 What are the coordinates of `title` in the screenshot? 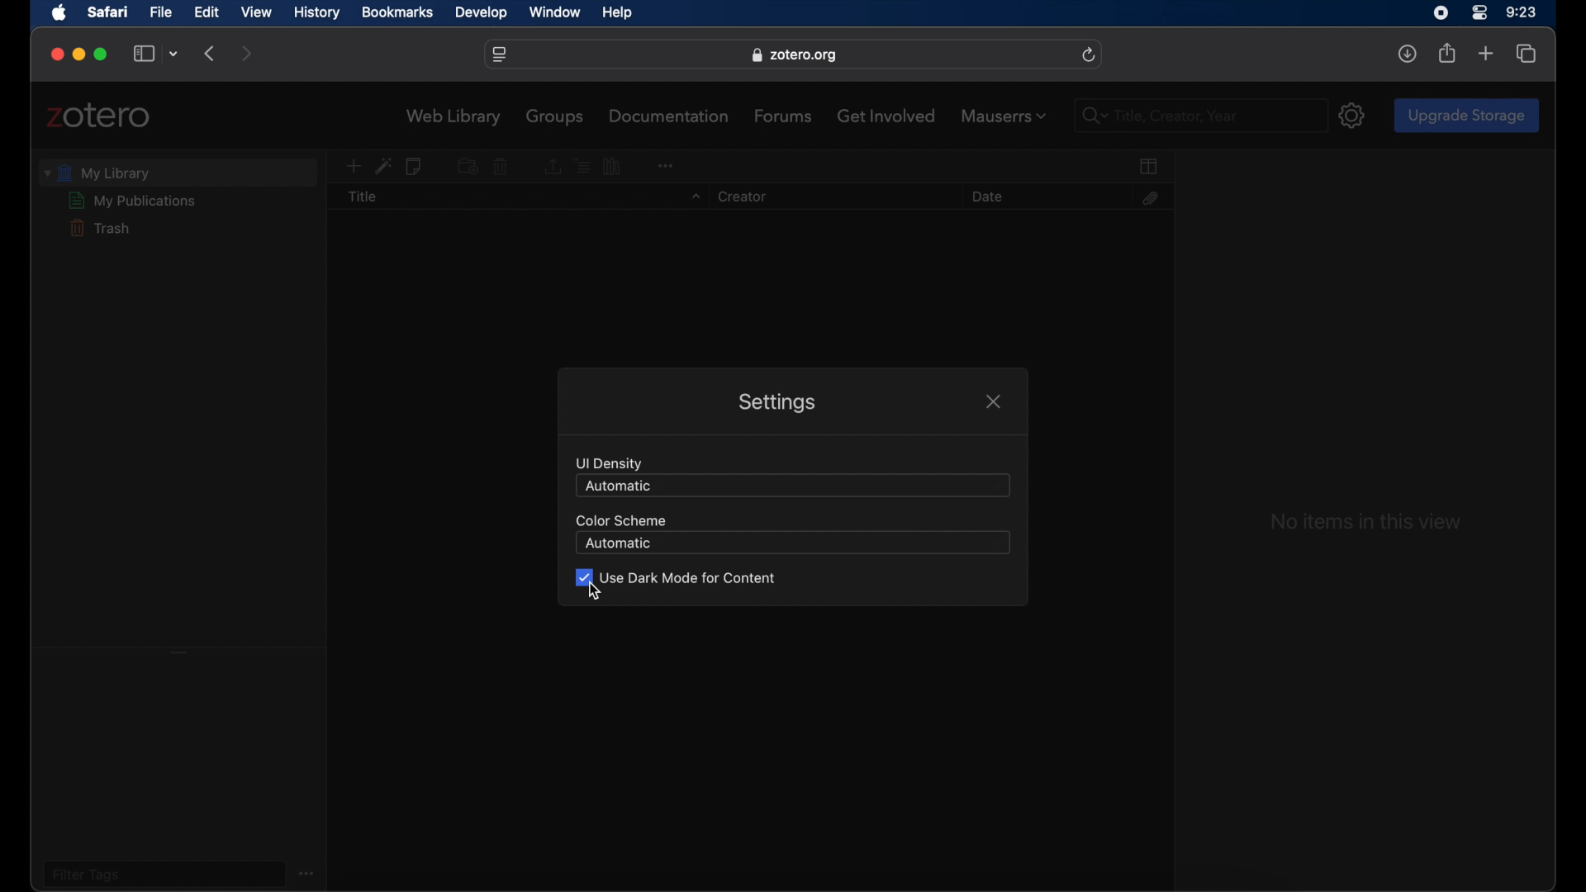 It's located at (363, 197).